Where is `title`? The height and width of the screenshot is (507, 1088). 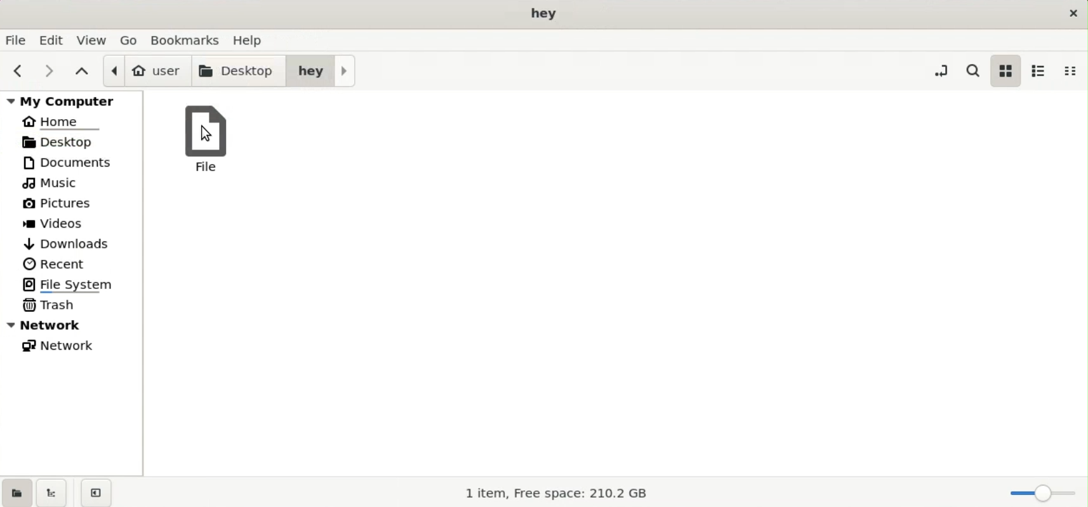 title is located at coordinates (545, 14).